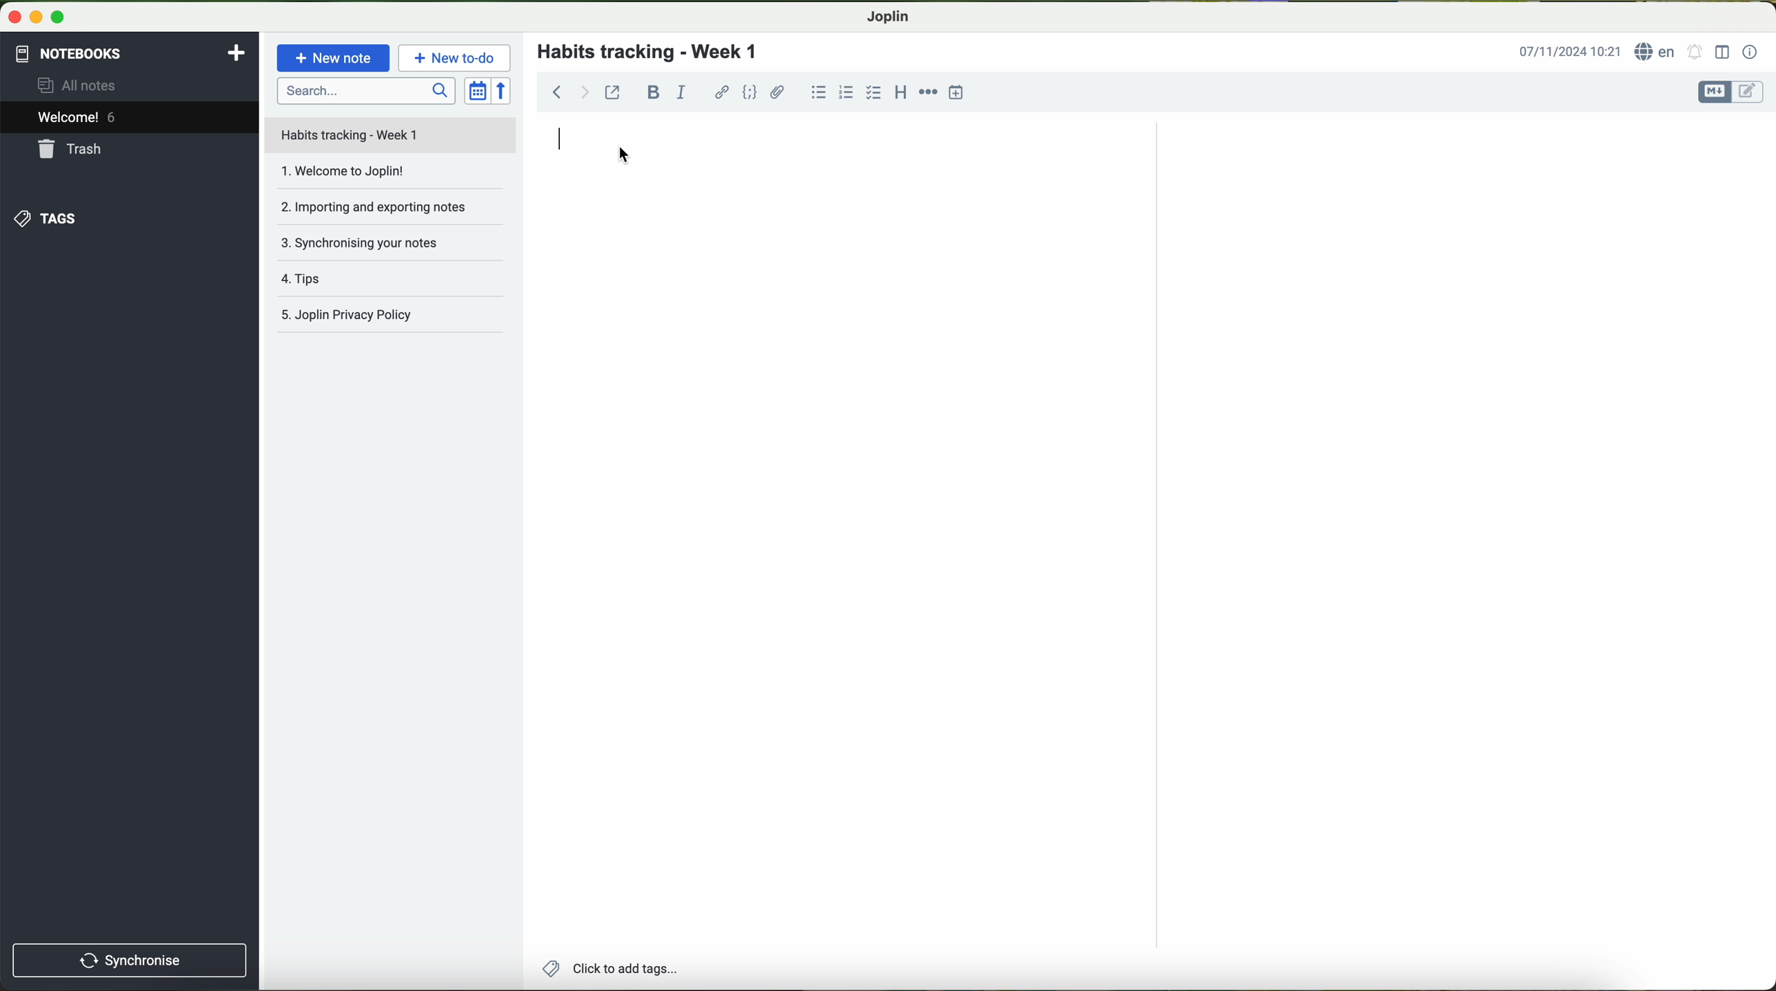 Image resolution: width=1776 pixels, height=991 pixels. What do you see at coordinates (365, 90) in the screenshot?
I see `search bar` at bounding box center [365, 90].